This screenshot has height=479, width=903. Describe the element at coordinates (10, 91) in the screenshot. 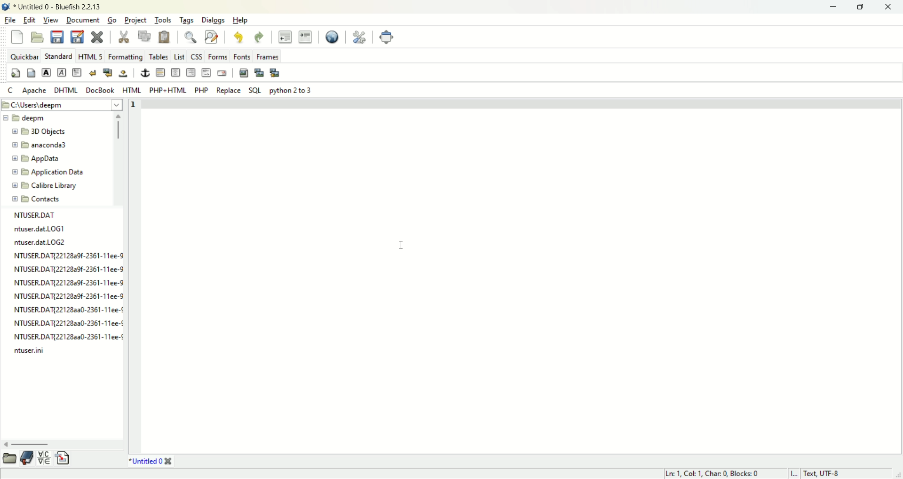

I see `c` at that location.